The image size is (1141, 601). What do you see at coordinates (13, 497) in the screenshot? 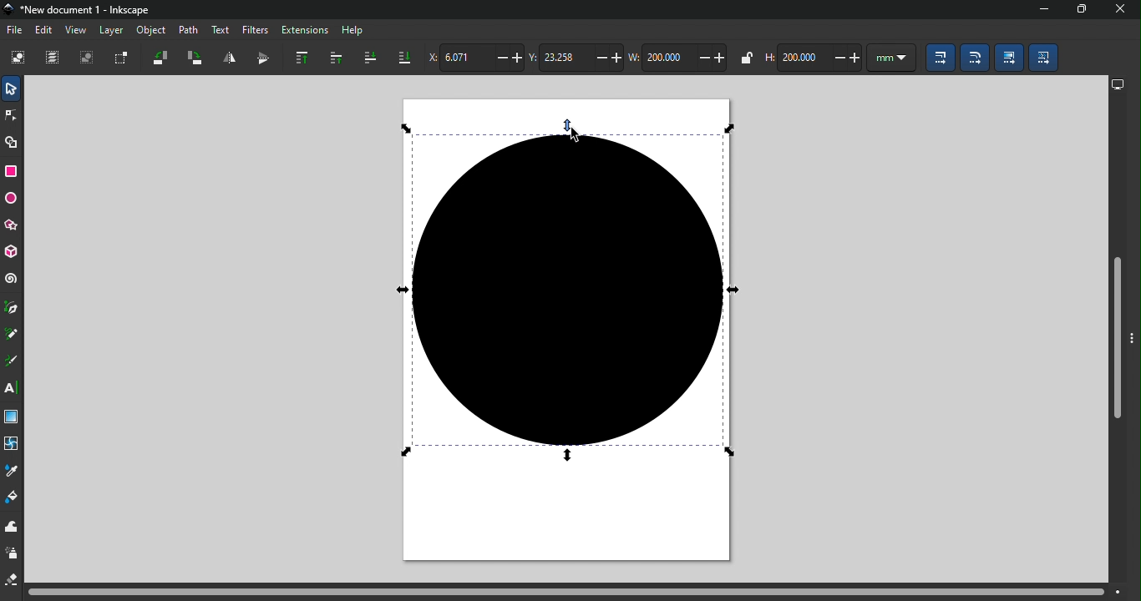
I see `Paint bucket` at bounding box center [13, 497].